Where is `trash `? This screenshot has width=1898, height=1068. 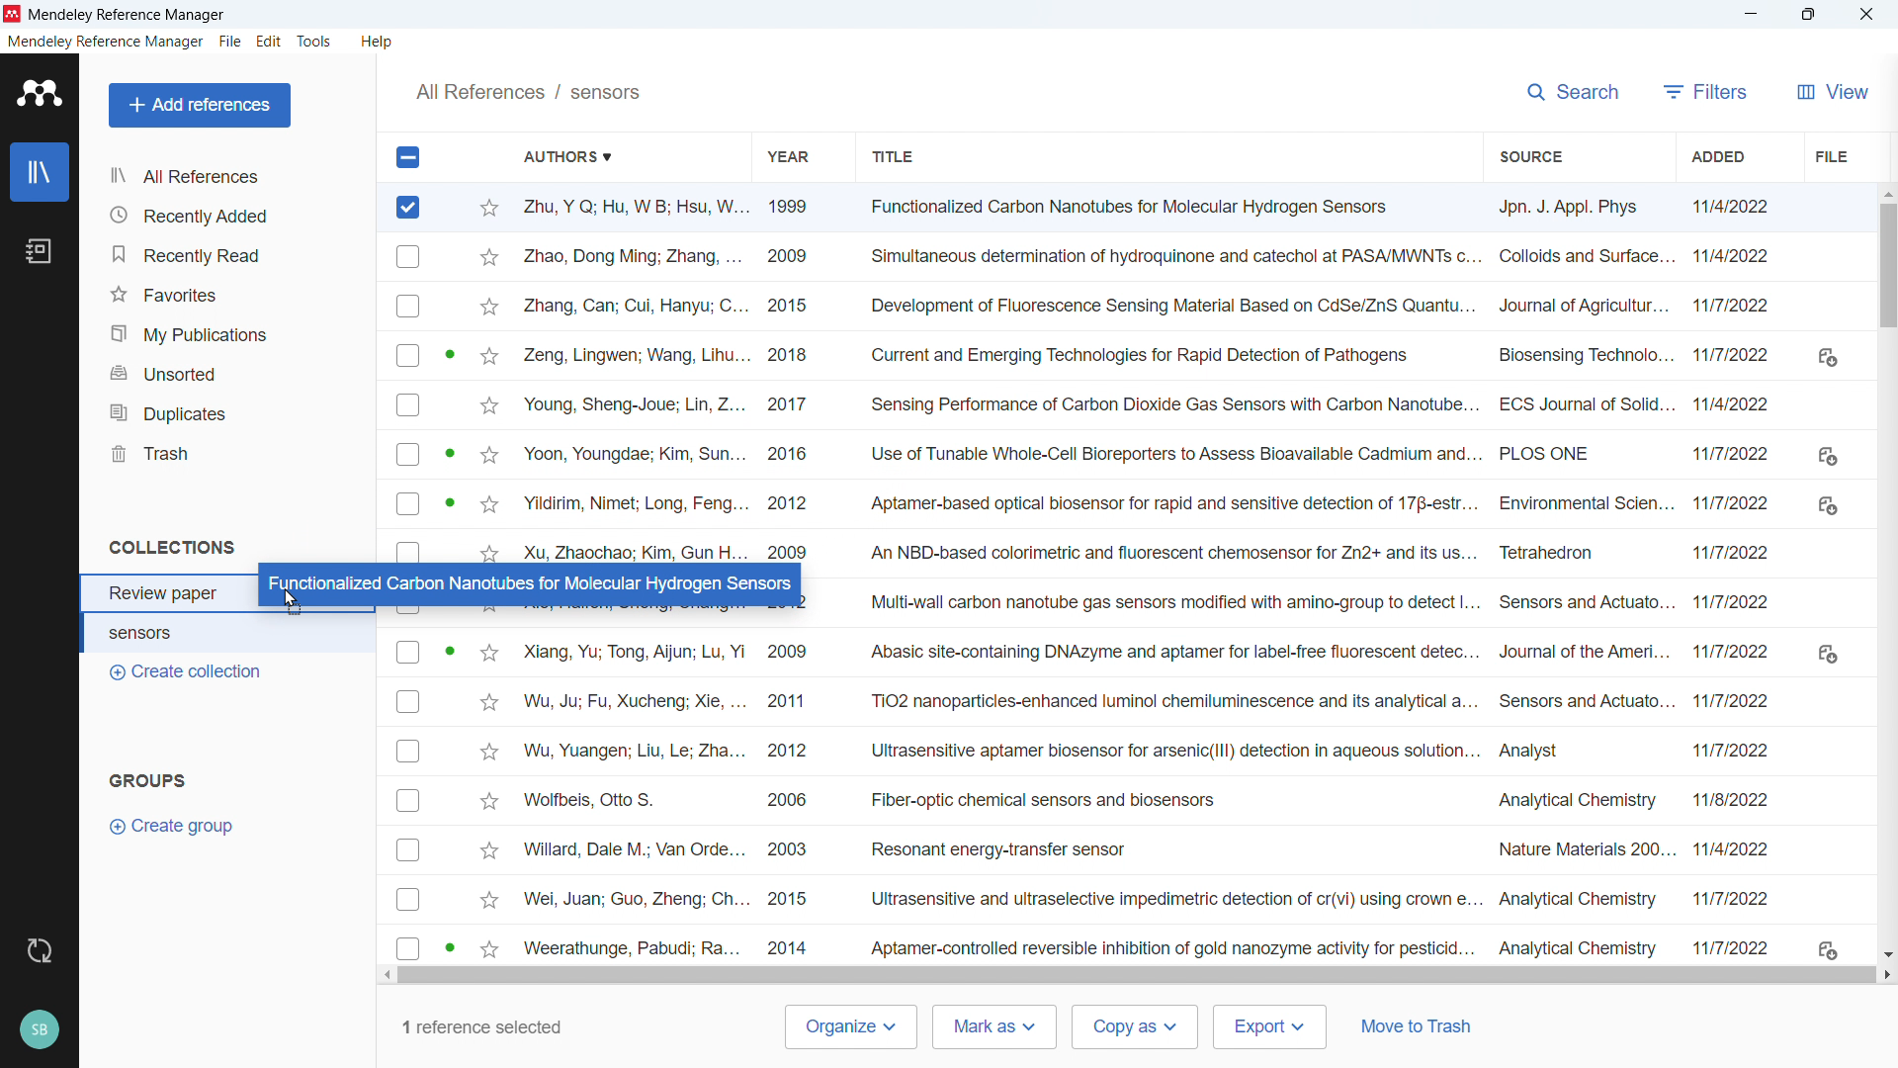 trash  is located at coordinates (230, 454).